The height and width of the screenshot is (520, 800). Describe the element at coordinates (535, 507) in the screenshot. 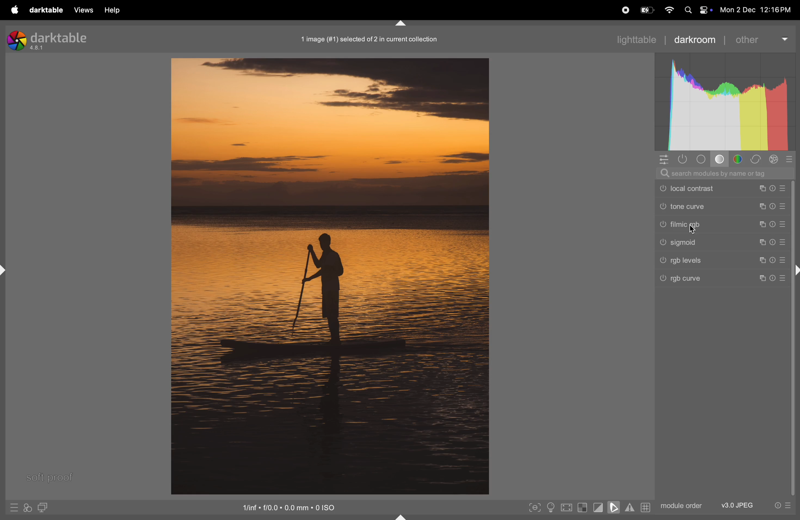

I see `toggle focus peaking mode` at that location.